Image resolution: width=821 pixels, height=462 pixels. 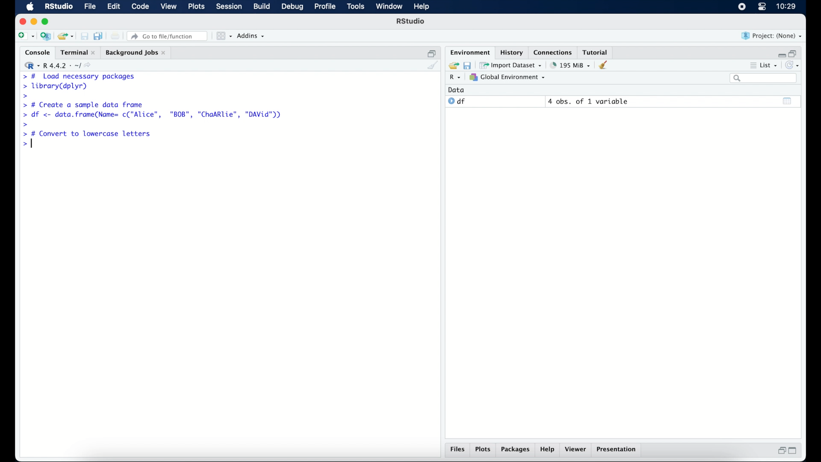 I want to click on df, so click(x=457, y=101).